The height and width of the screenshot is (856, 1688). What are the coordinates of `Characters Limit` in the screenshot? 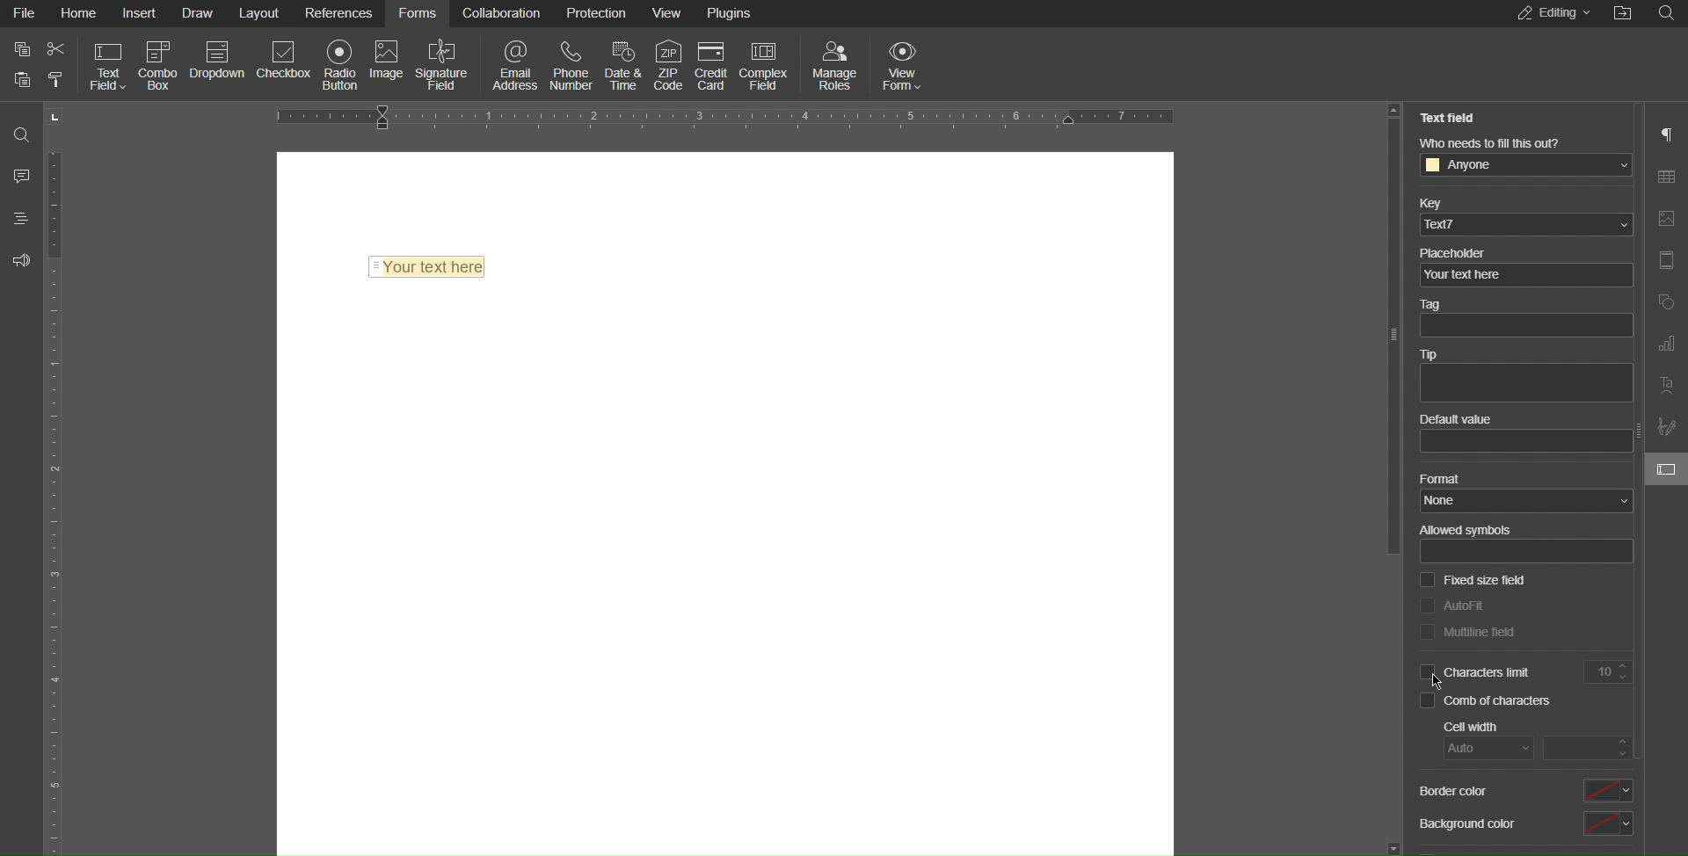 It's located at (1525, 674).